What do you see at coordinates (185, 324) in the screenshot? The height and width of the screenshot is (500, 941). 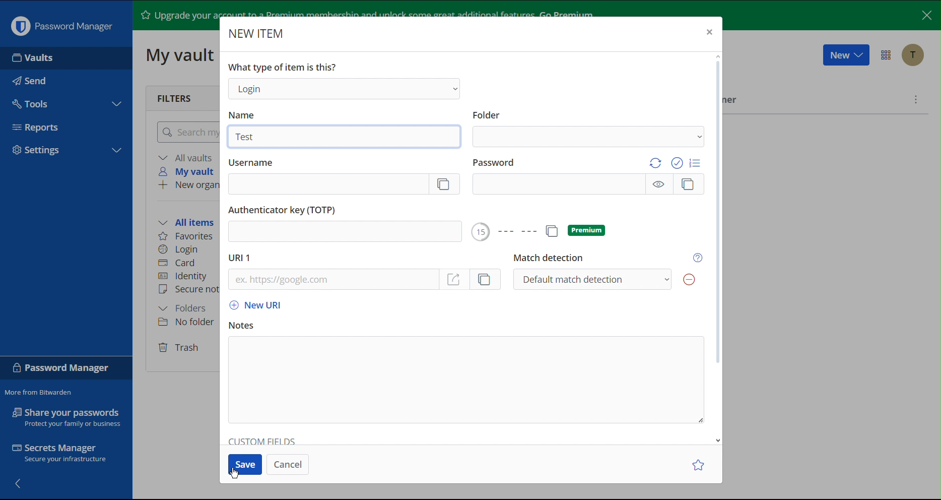 I see `No folder` at bounding box center [185, 324].